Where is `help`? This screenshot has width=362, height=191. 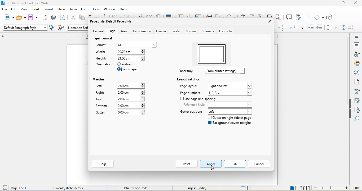
help is located at coordinates (125, 10).